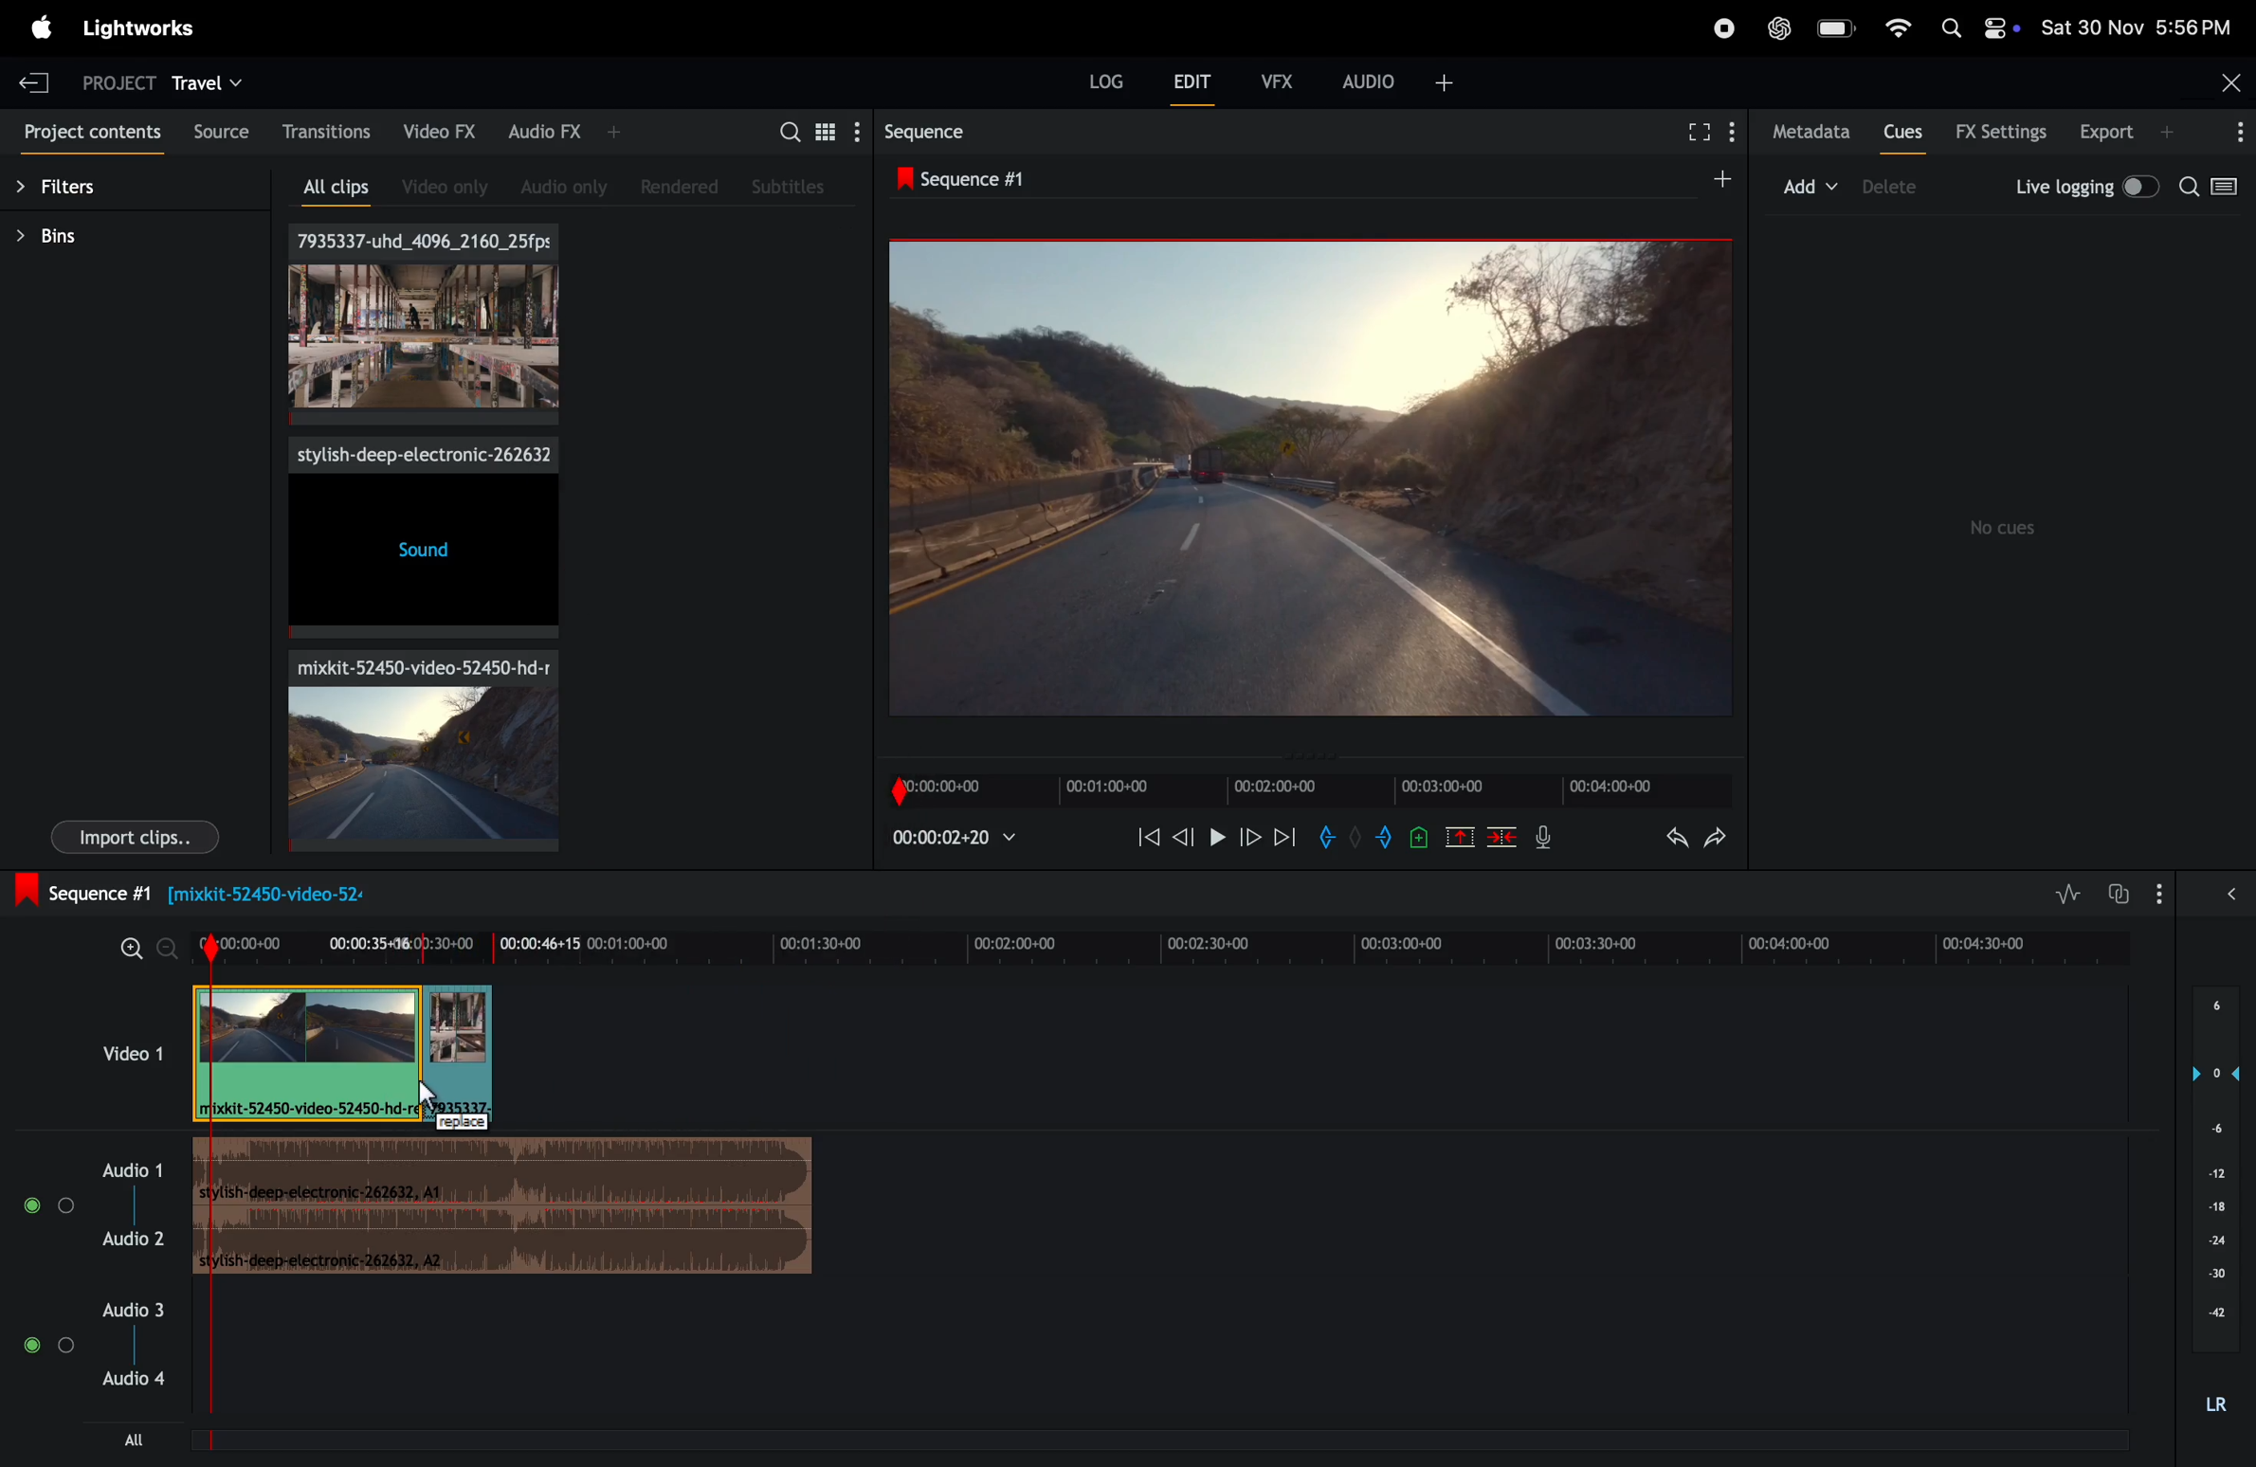  What do you see at coordinates (219, 128) in the screenshot?
I see `source` at bounding box center [219, 128].